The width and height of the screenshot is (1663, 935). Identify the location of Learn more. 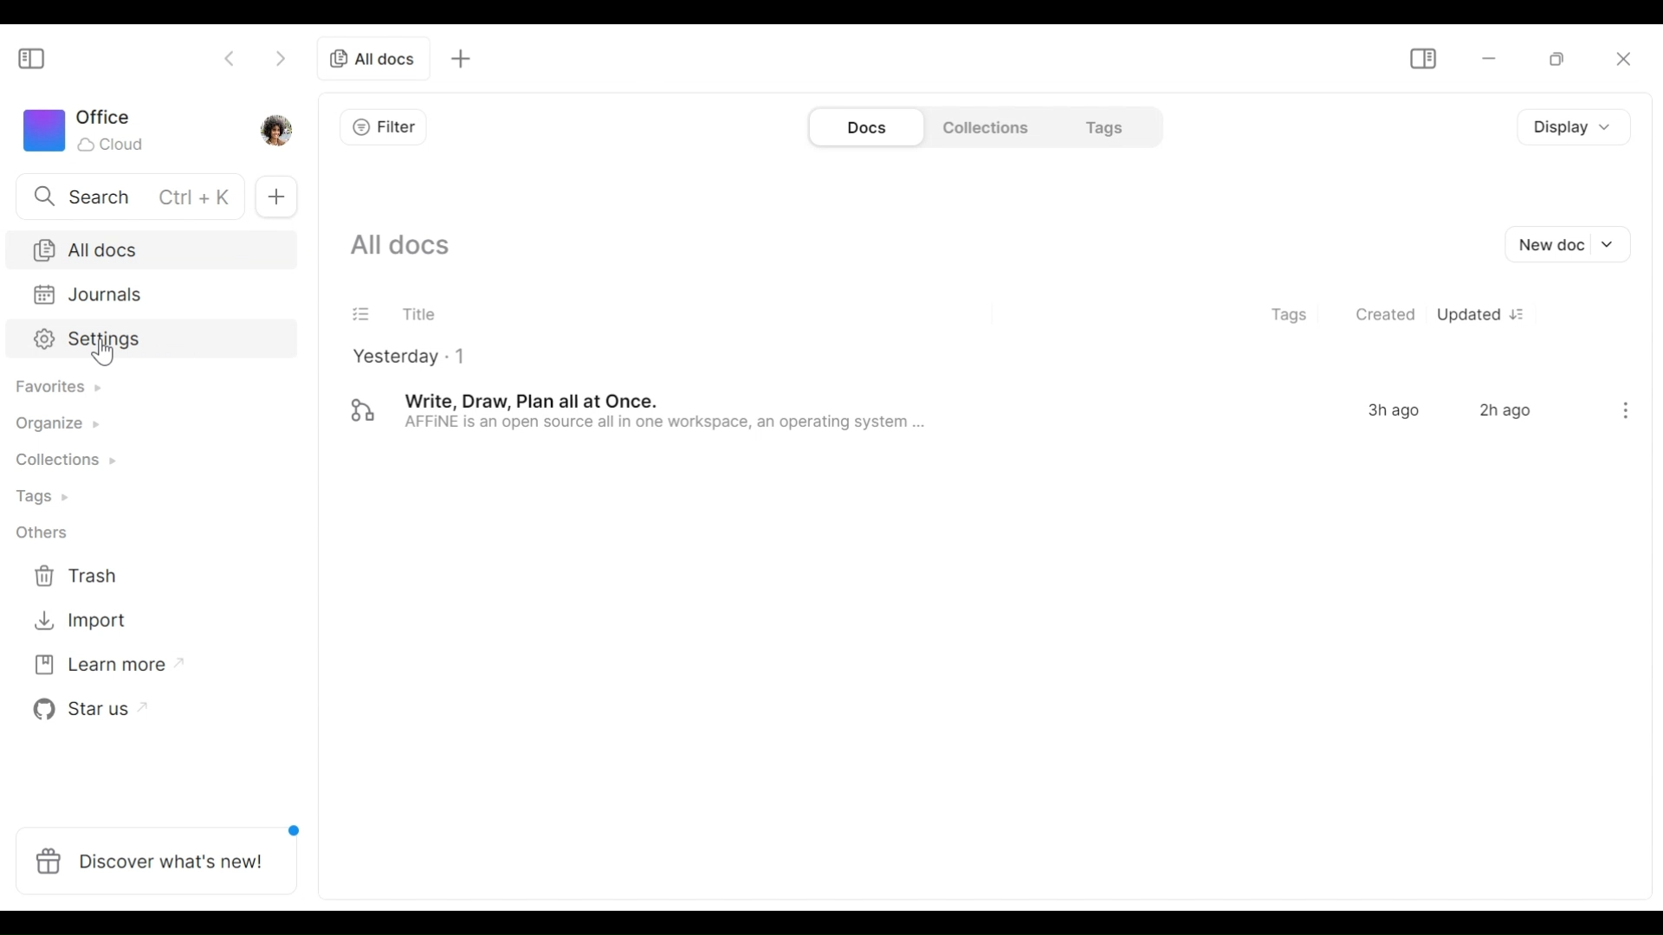
(100, 666).